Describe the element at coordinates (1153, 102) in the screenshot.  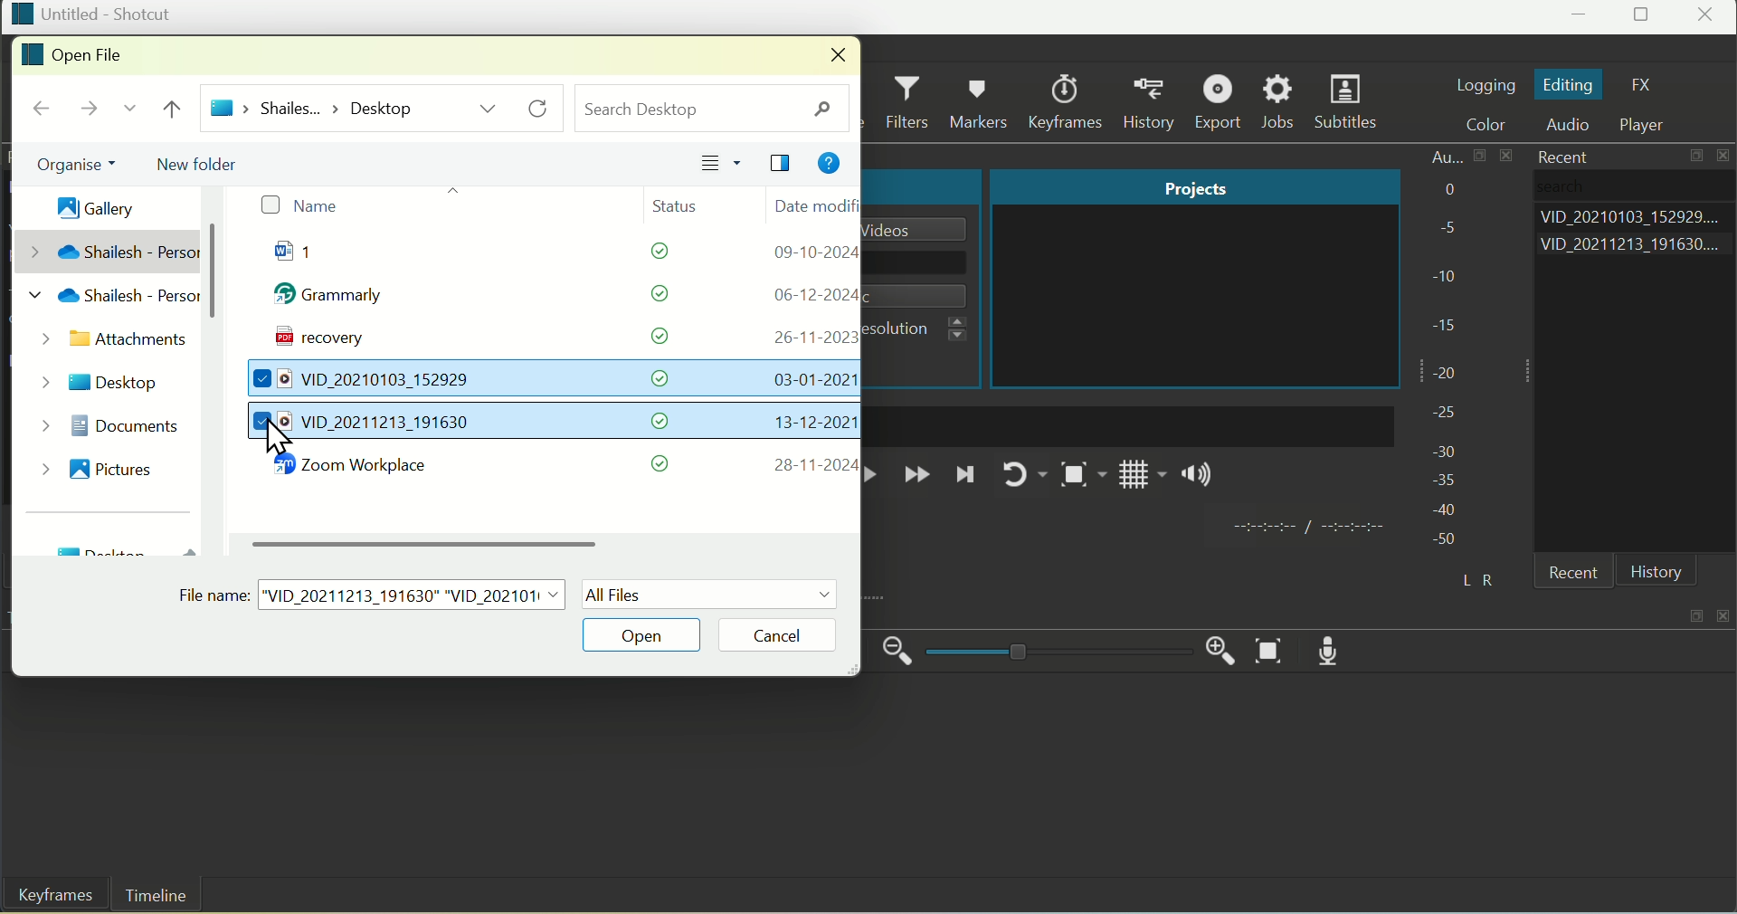
I see `History` at that location.